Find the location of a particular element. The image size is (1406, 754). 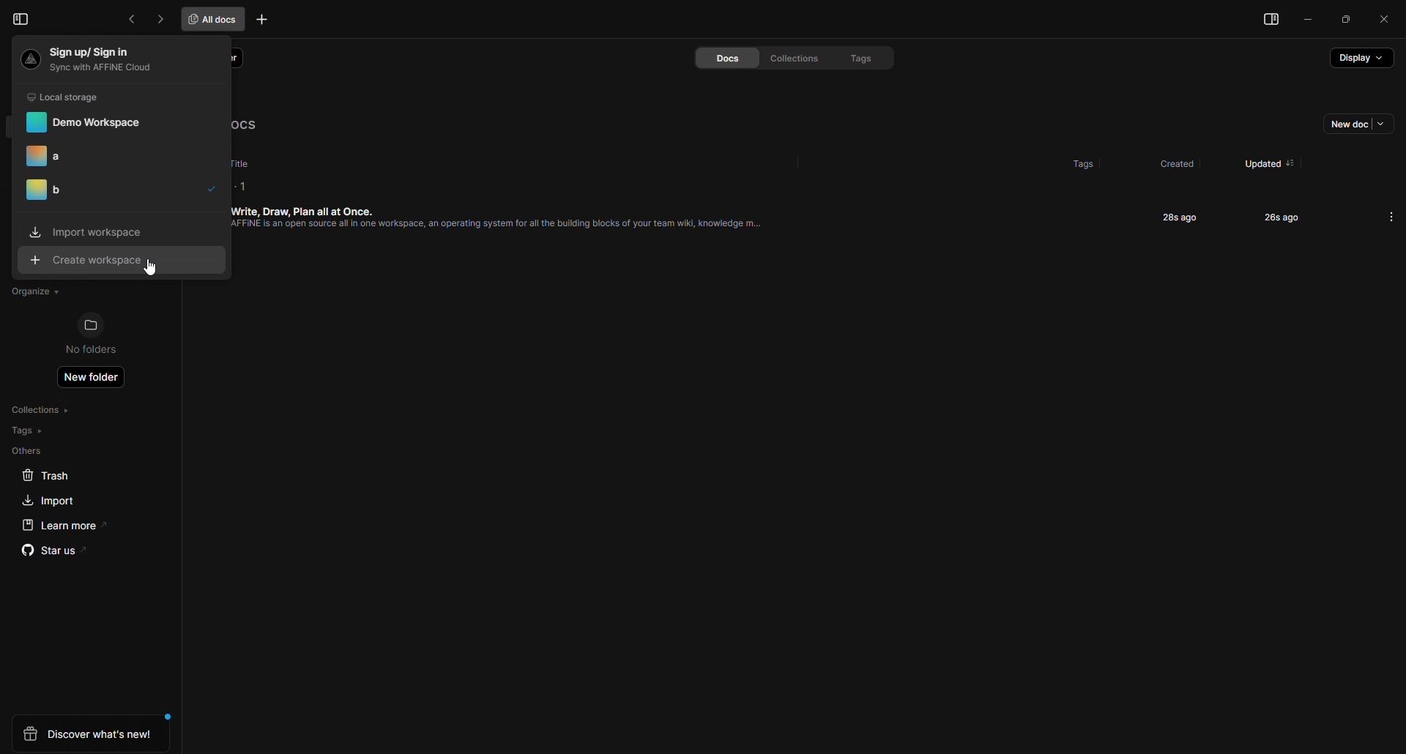

updated is located at coordinates (1257, 158).